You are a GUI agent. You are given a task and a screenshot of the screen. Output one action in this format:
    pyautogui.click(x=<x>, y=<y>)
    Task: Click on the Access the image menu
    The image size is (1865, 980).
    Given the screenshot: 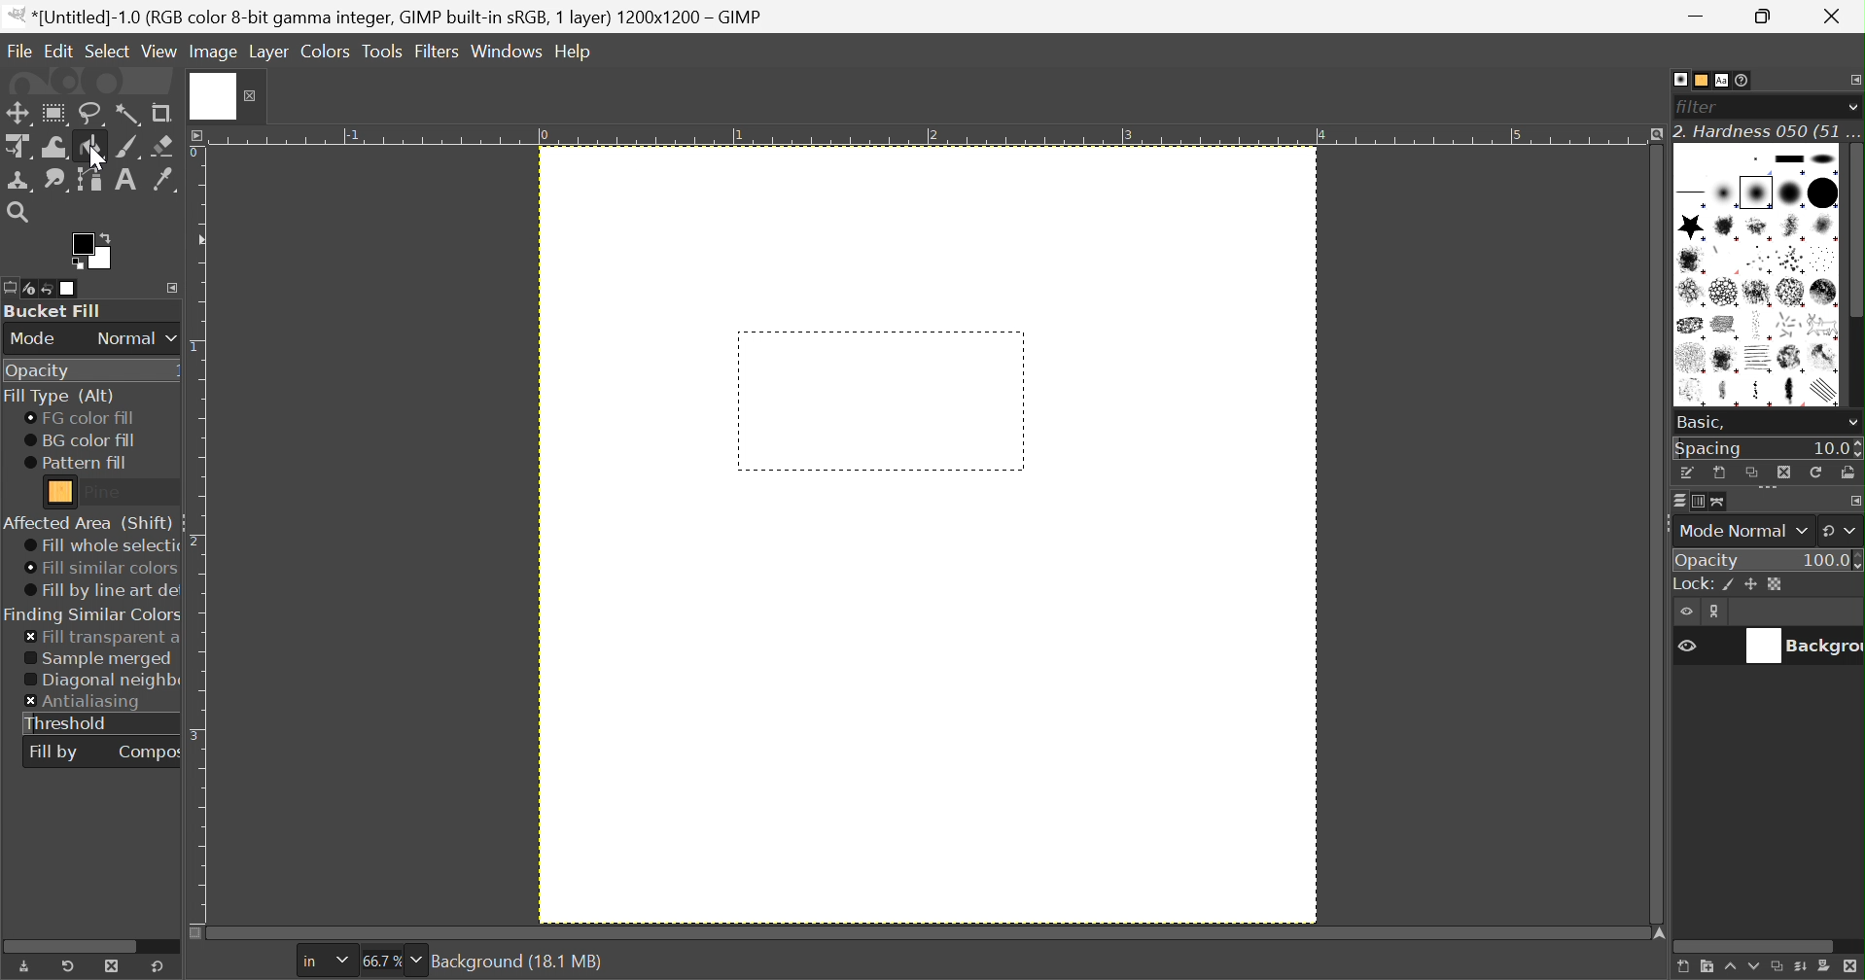 What is the action you would take?
    pyautogui.click(x=199, y=134)
    